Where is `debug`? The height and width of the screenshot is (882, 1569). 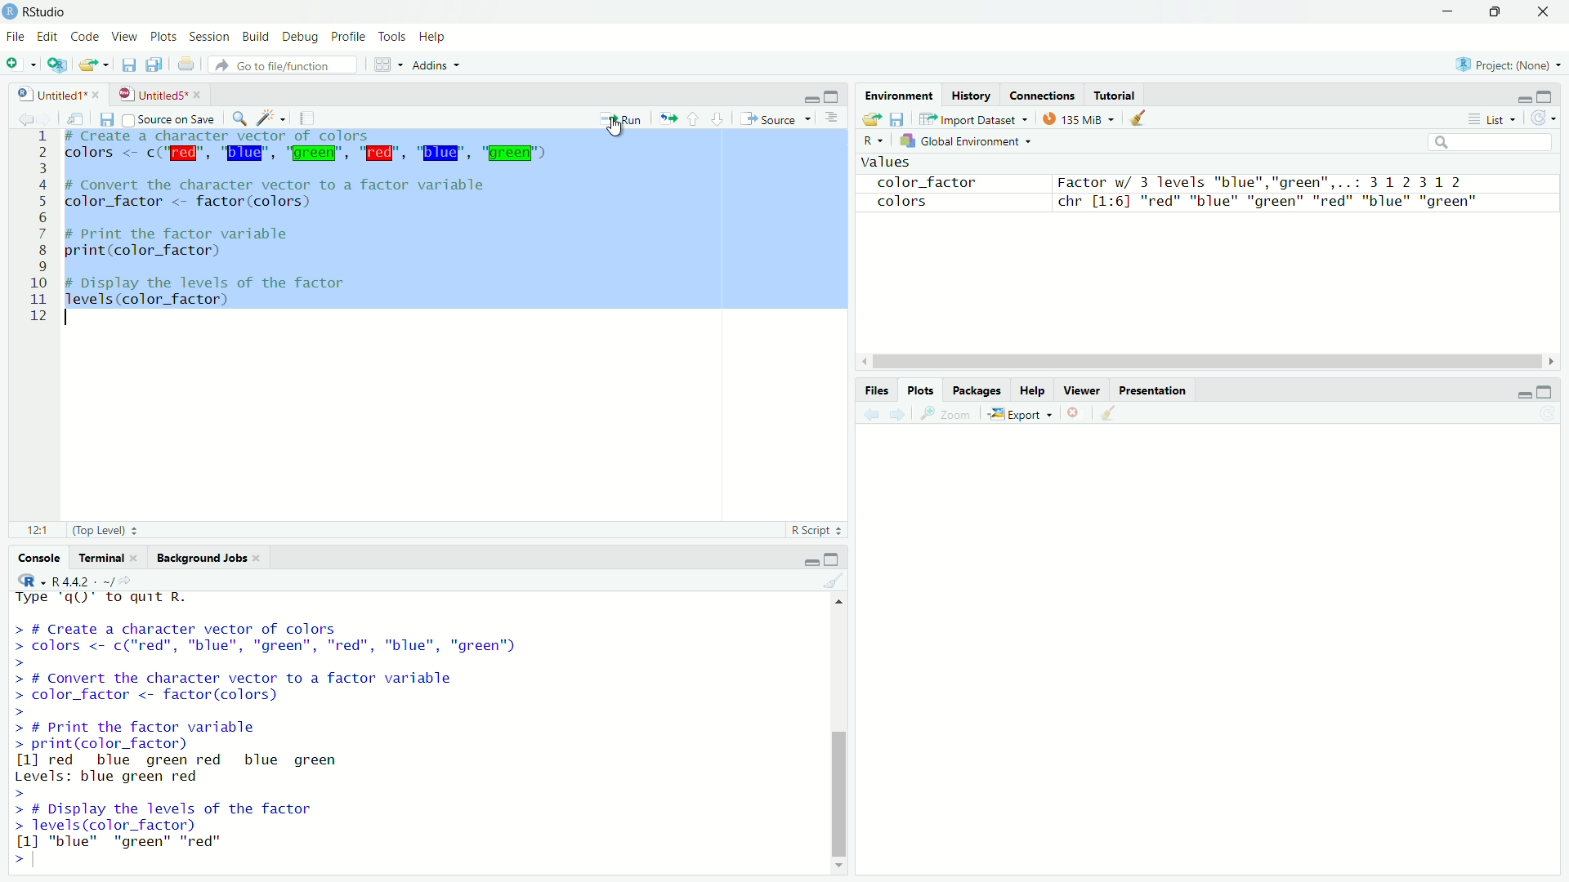 debug is located at coordinates (299, 37).